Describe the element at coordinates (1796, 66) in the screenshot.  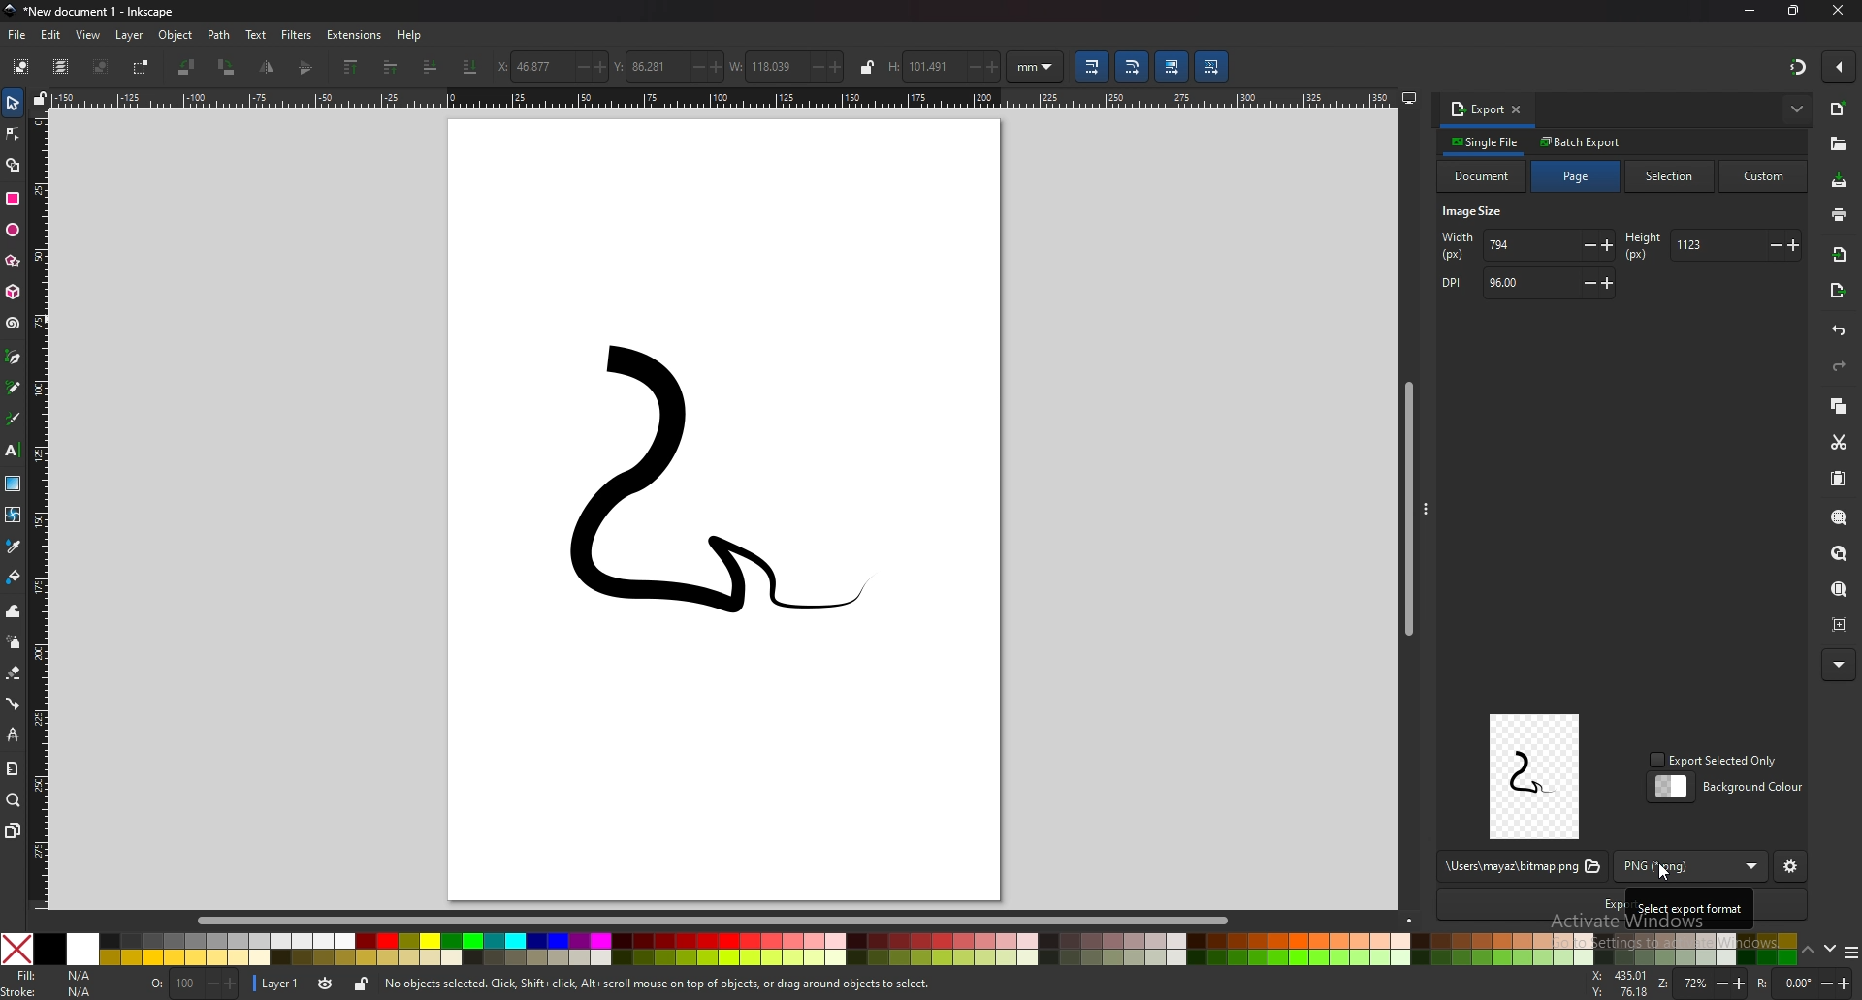
I see `snapping` at that location.